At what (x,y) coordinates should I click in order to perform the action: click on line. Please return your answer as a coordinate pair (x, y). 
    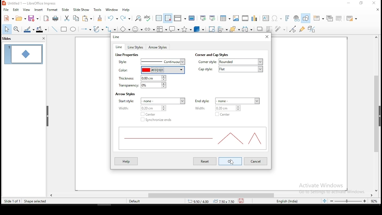
    Looking at the image, I should click on (117, 37).